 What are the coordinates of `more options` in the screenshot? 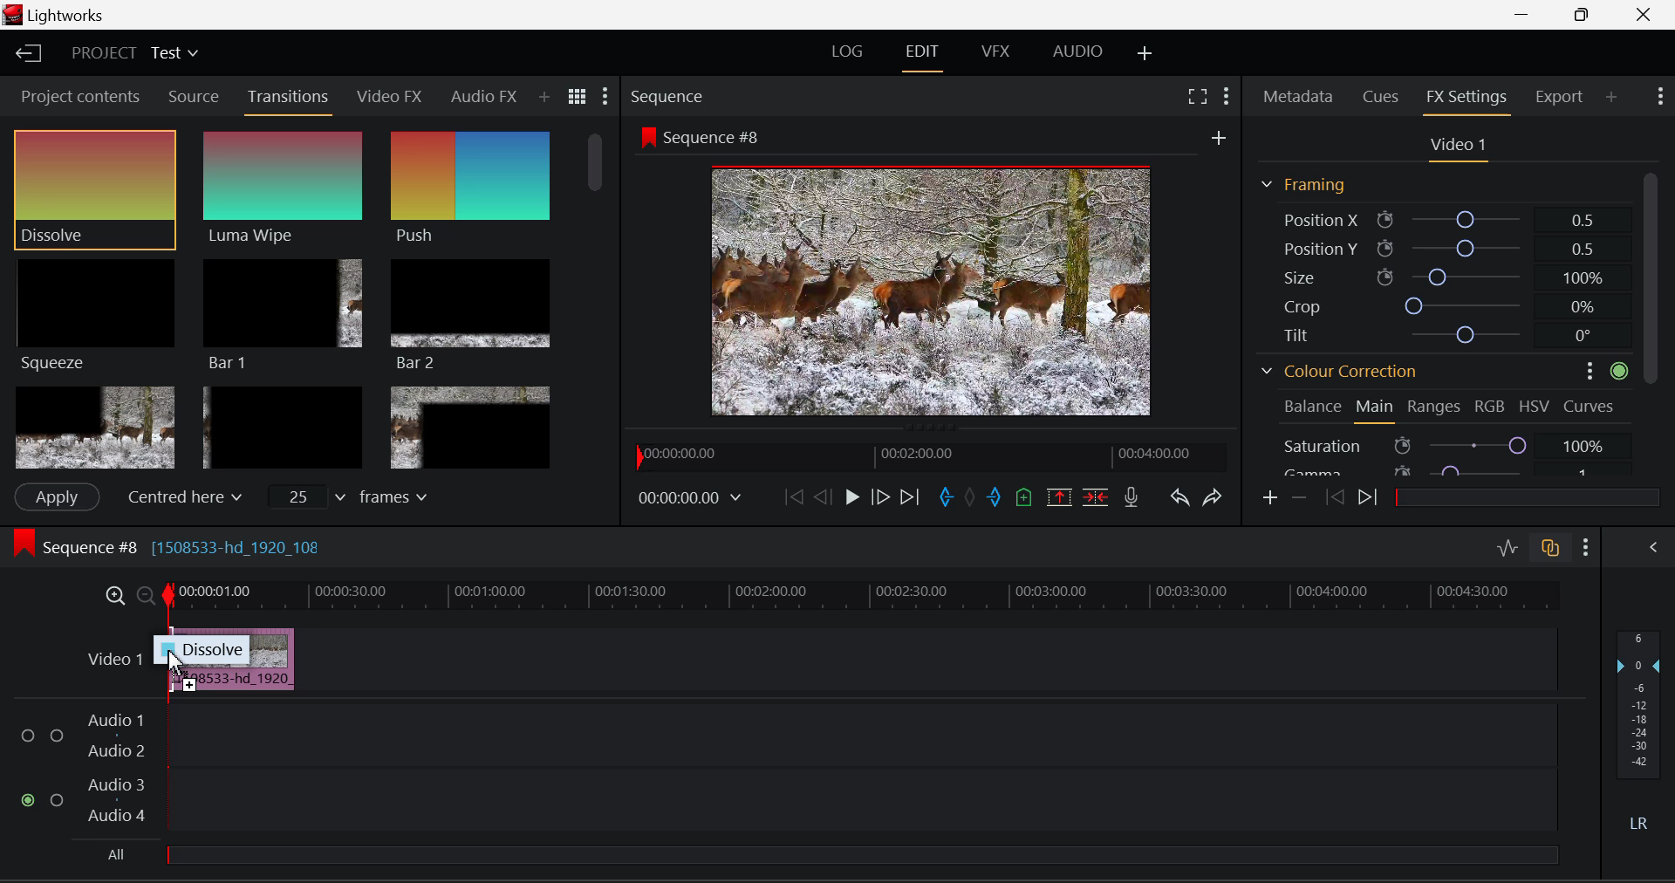 It's located at (1583, 370).